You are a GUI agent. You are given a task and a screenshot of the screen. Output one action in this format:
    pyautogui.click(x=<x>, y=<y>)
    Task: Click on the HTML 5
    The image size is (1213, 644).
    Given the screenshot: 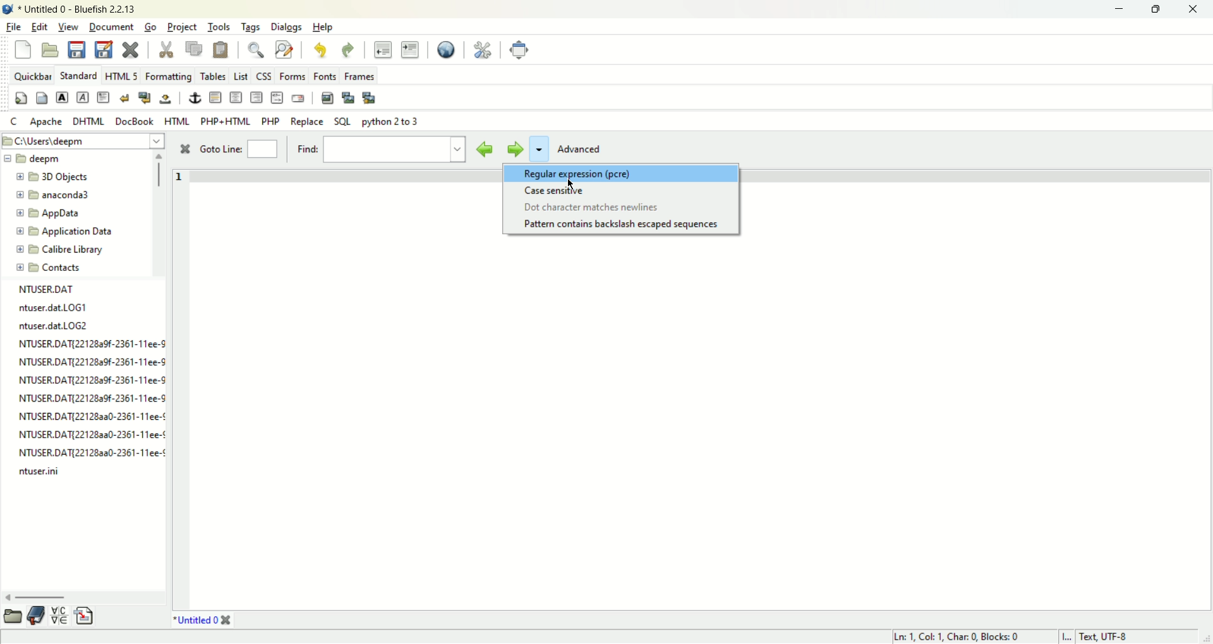 What is the action you would take?
    pyautogui.click(x=122, y=77)
    